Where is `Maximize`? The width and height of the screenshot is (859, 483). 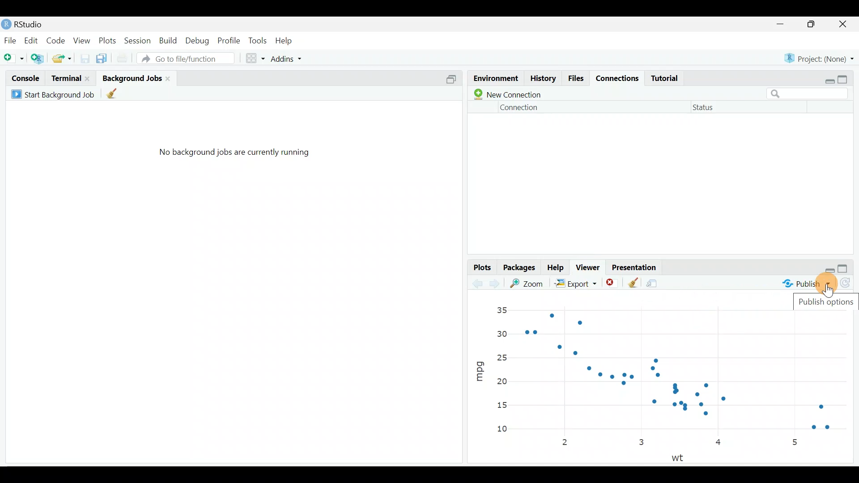
Maximize is located at coordinates (813, 25).